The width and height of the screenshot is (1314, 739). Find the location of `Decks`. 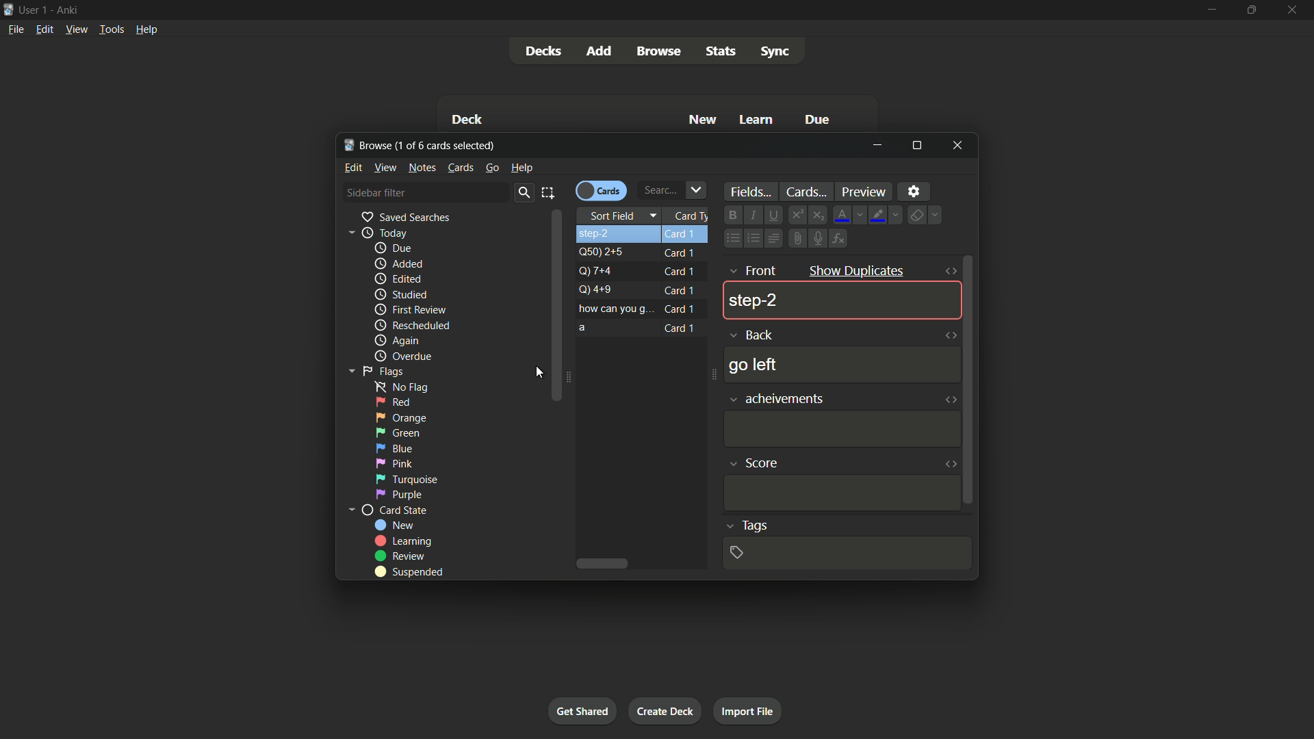

Decks is located at coordinates (544, 51).